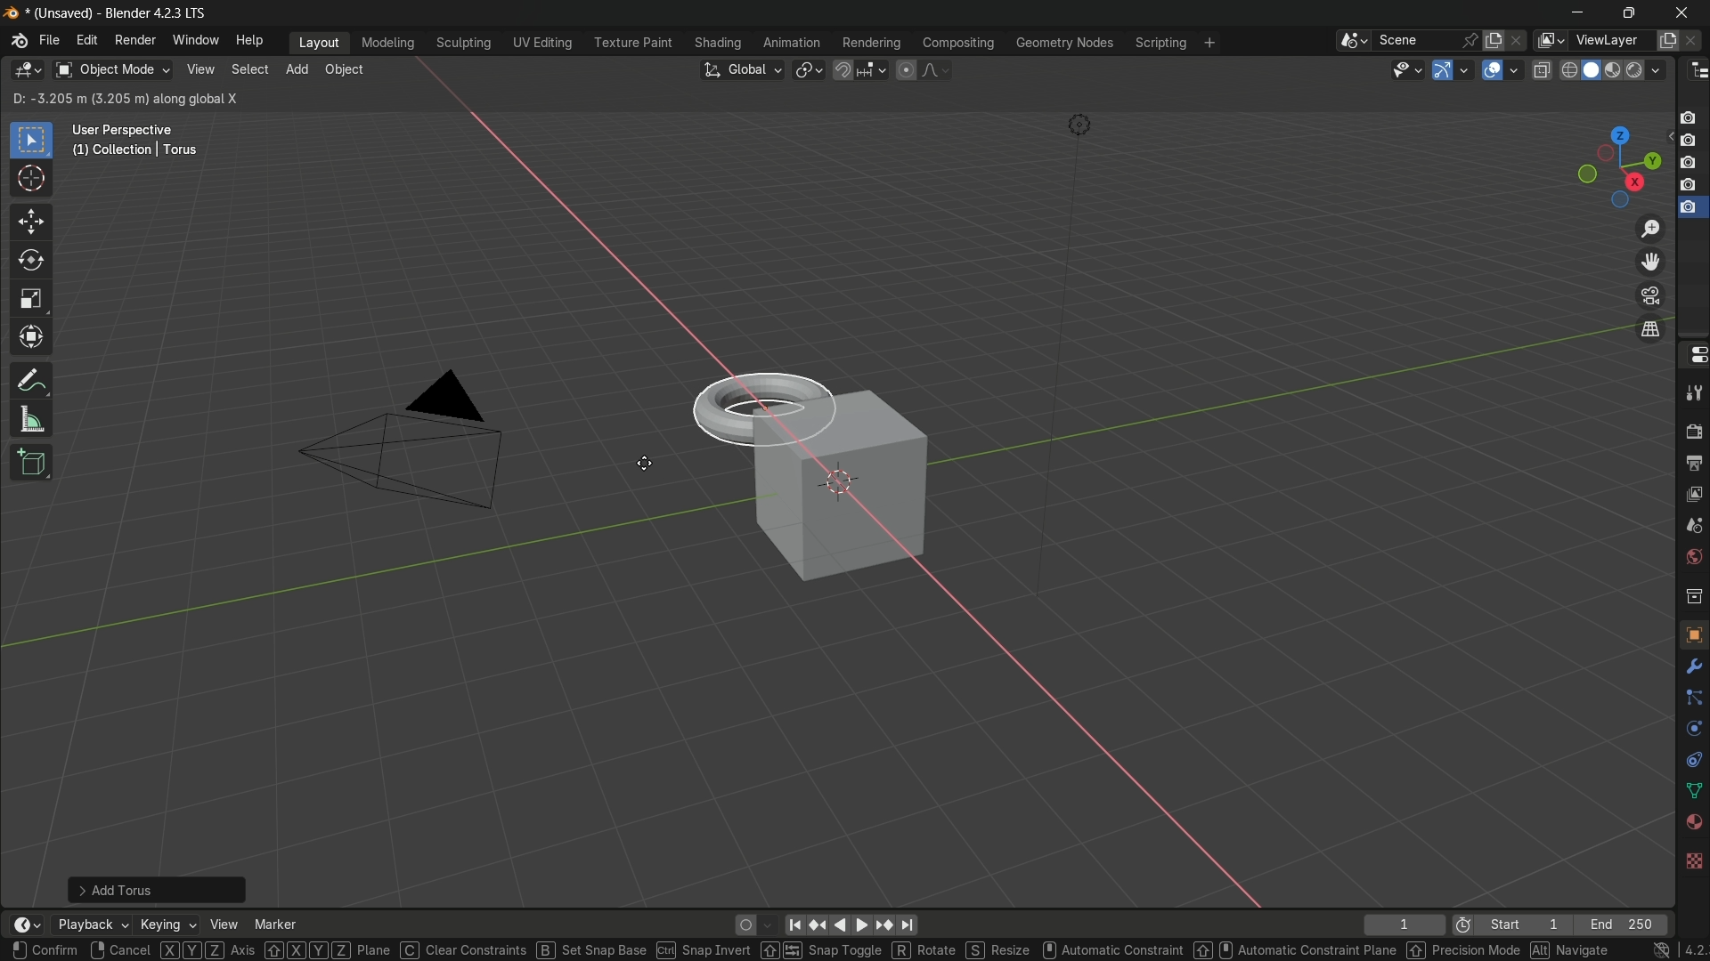 Image resolution: width=1710 pixels, height=961 pixels. Describe the element at coordinates (1542, 69) in the screenshot. I see `toggle x ray` at that location.